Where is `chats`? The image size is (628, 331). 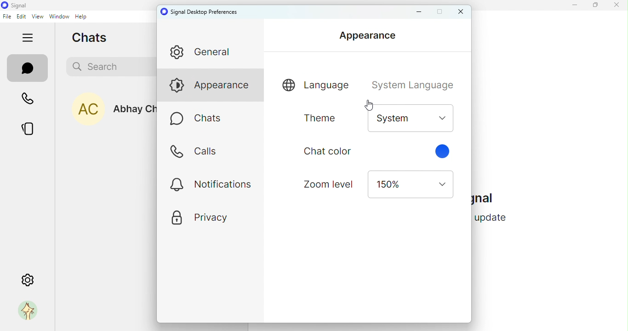
chats is located at coordinates (201, 121).